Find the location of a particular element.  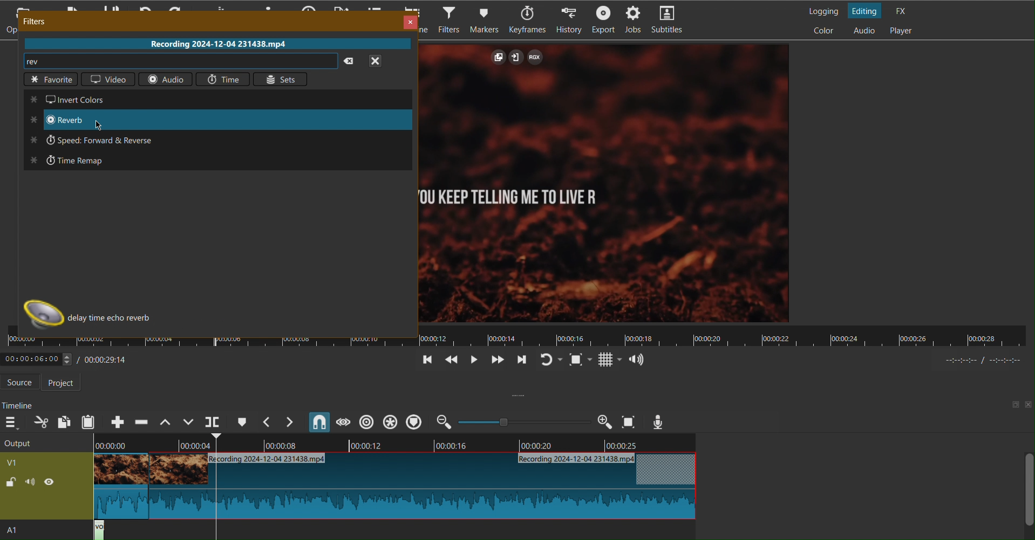

Timeline is located at coordinates (18, 405).